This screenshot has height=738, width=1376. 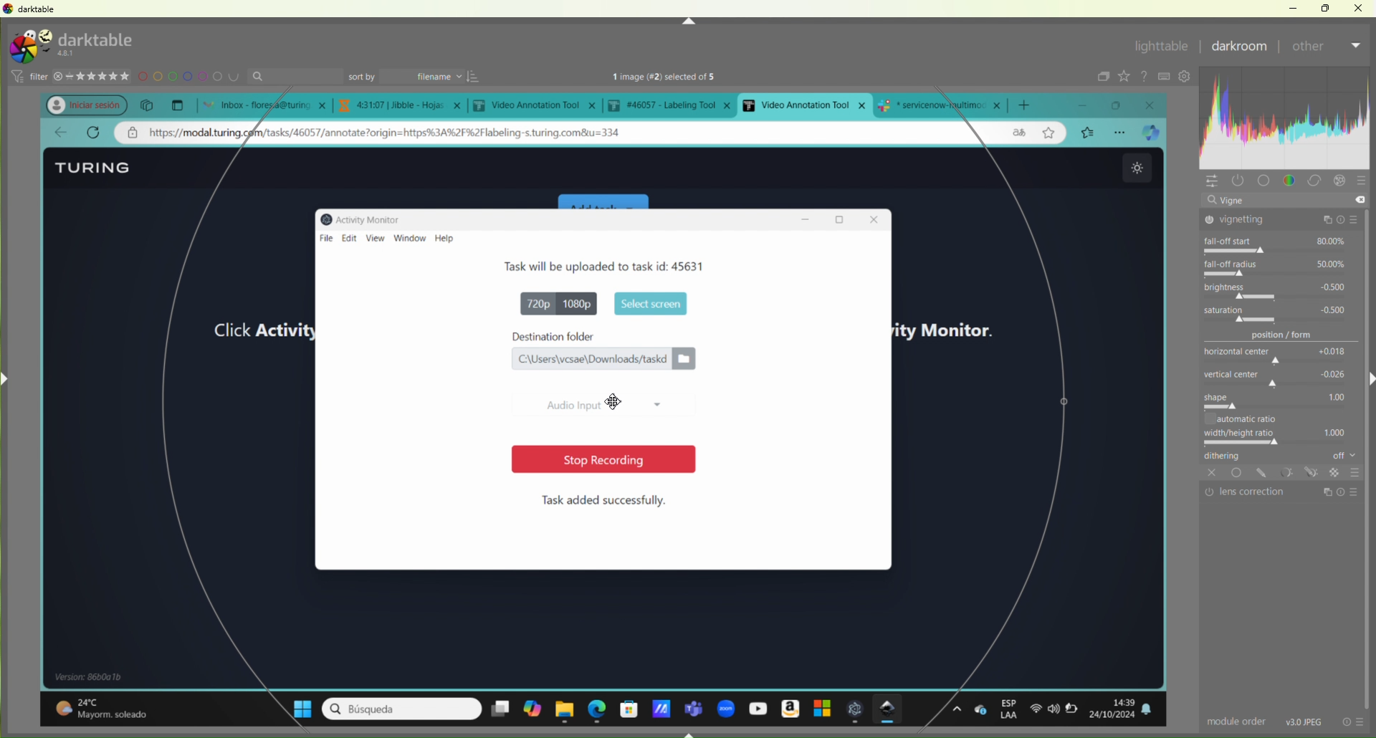 I want to click on , so click(x=1355, y=474).